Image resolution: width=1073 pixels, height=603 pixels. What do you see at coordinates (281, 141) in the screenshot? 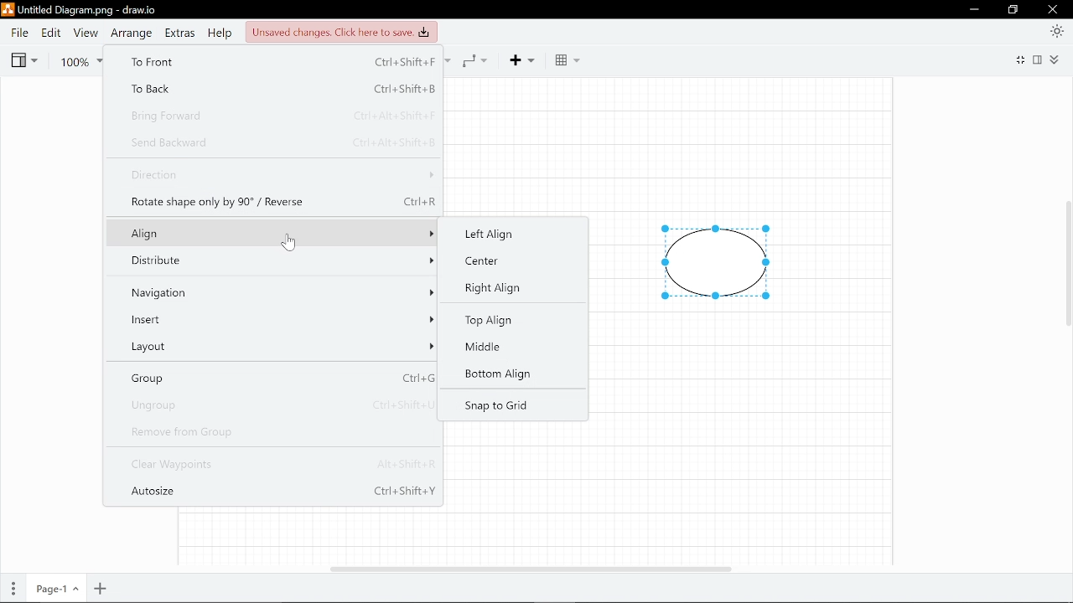
I see `Send Backward` at bounding box center [281, 141].